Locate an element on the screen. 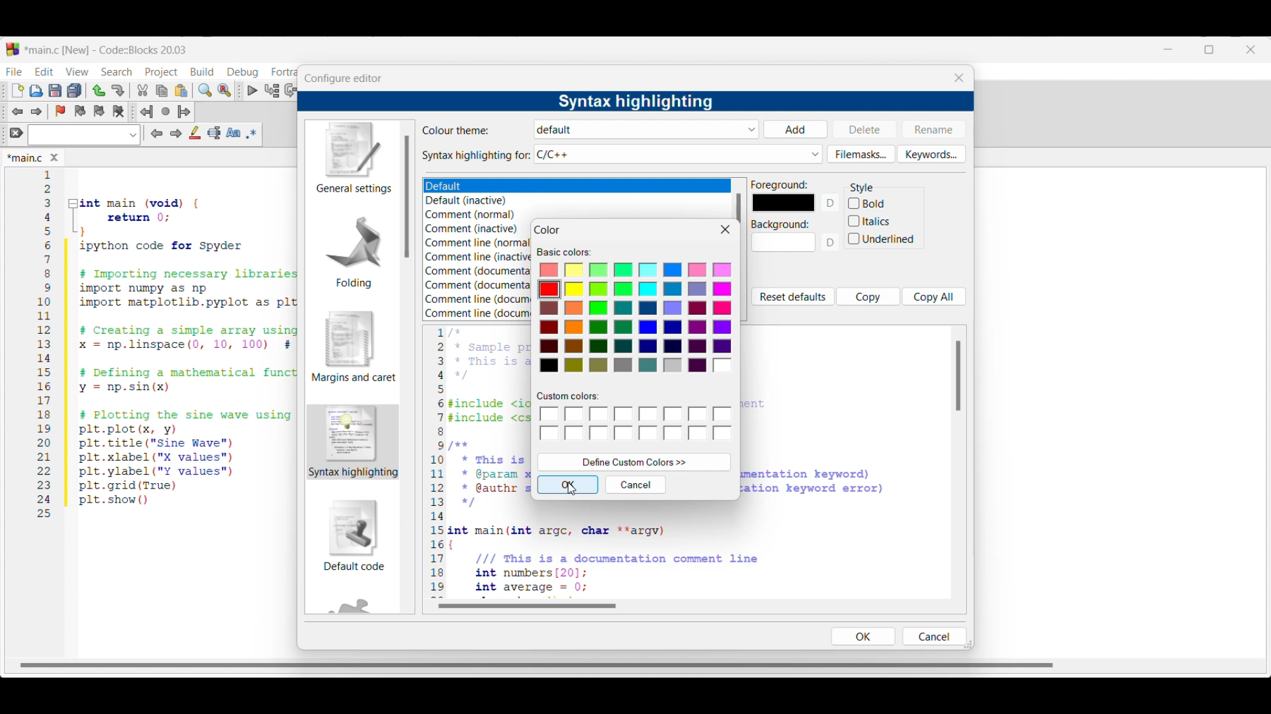 The image size is (1271, 714). Toggle bookmarks is located at coordinates (60, 111).